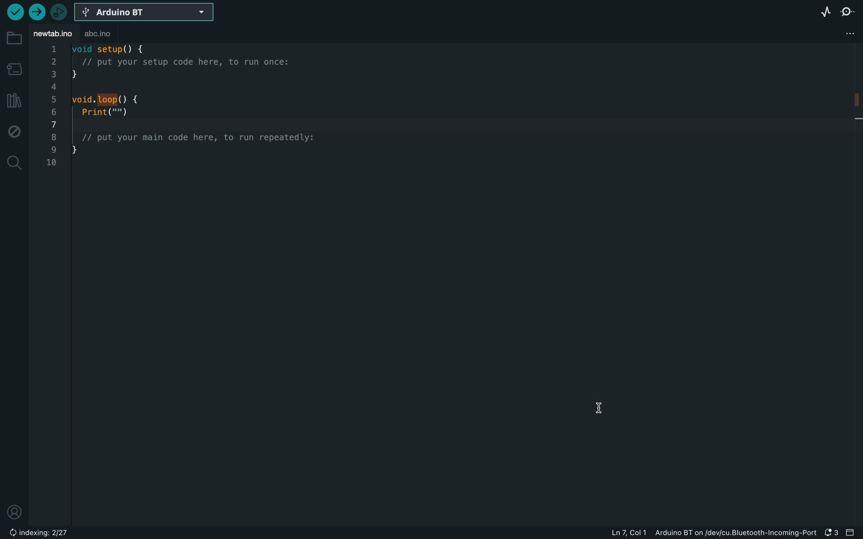 The image size is (863, 539). What do you see at coordinates (53, 34) in the screenshot?
I see `file tab` at bounding box center [53, 34].